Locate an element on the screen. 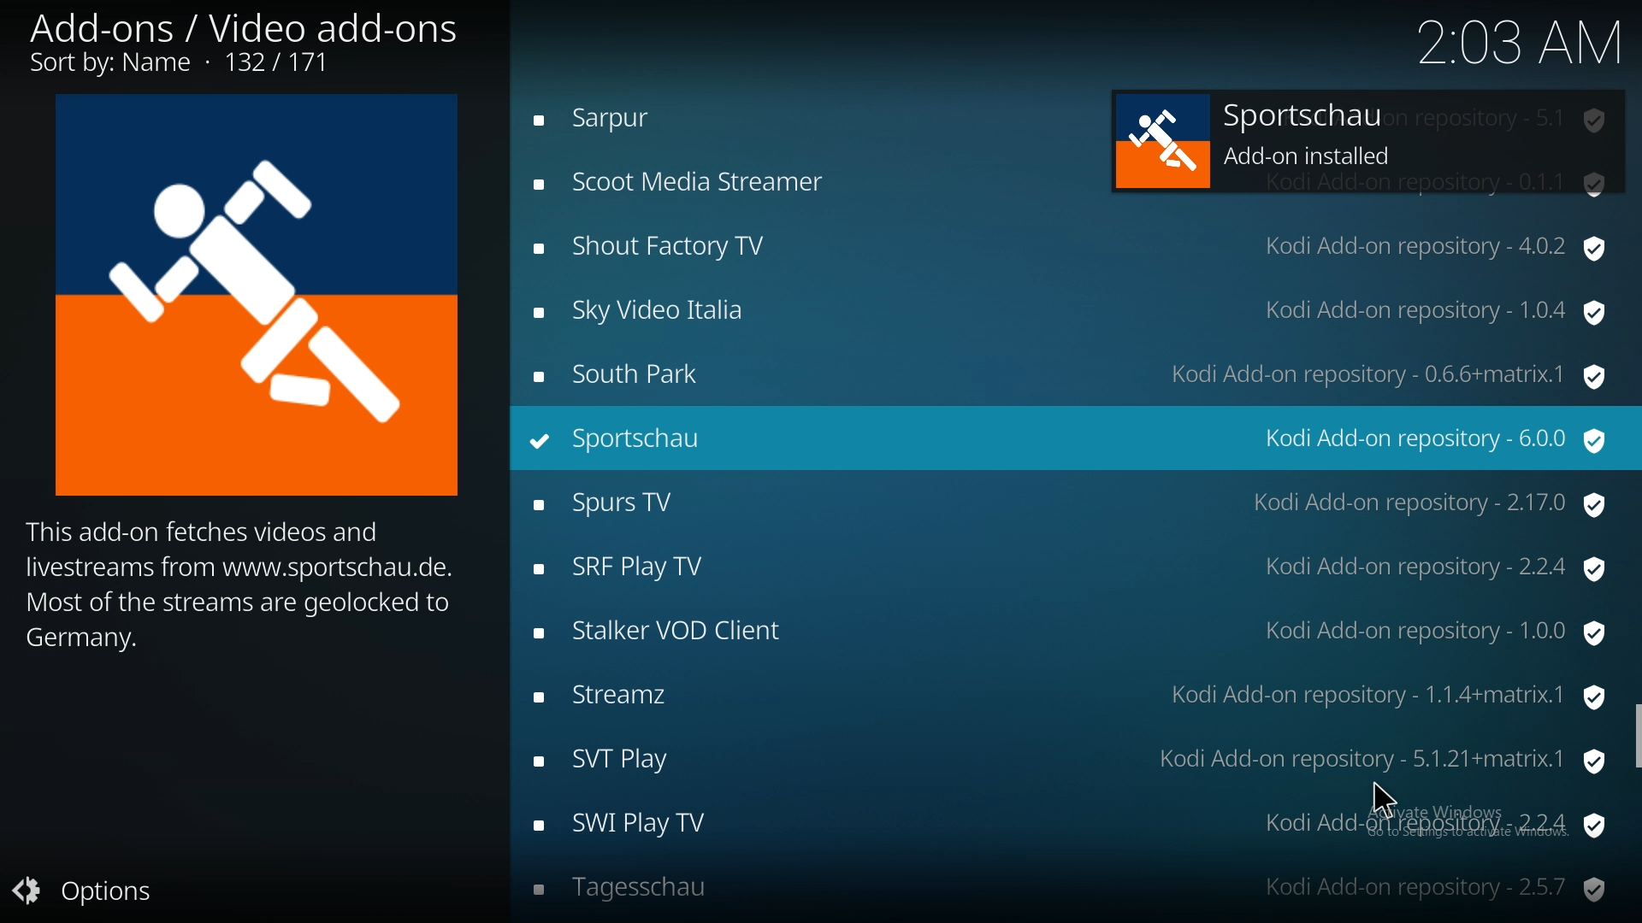 This screenshot has height=923, width=1642. streamz is located at coordinates (1075, 700).